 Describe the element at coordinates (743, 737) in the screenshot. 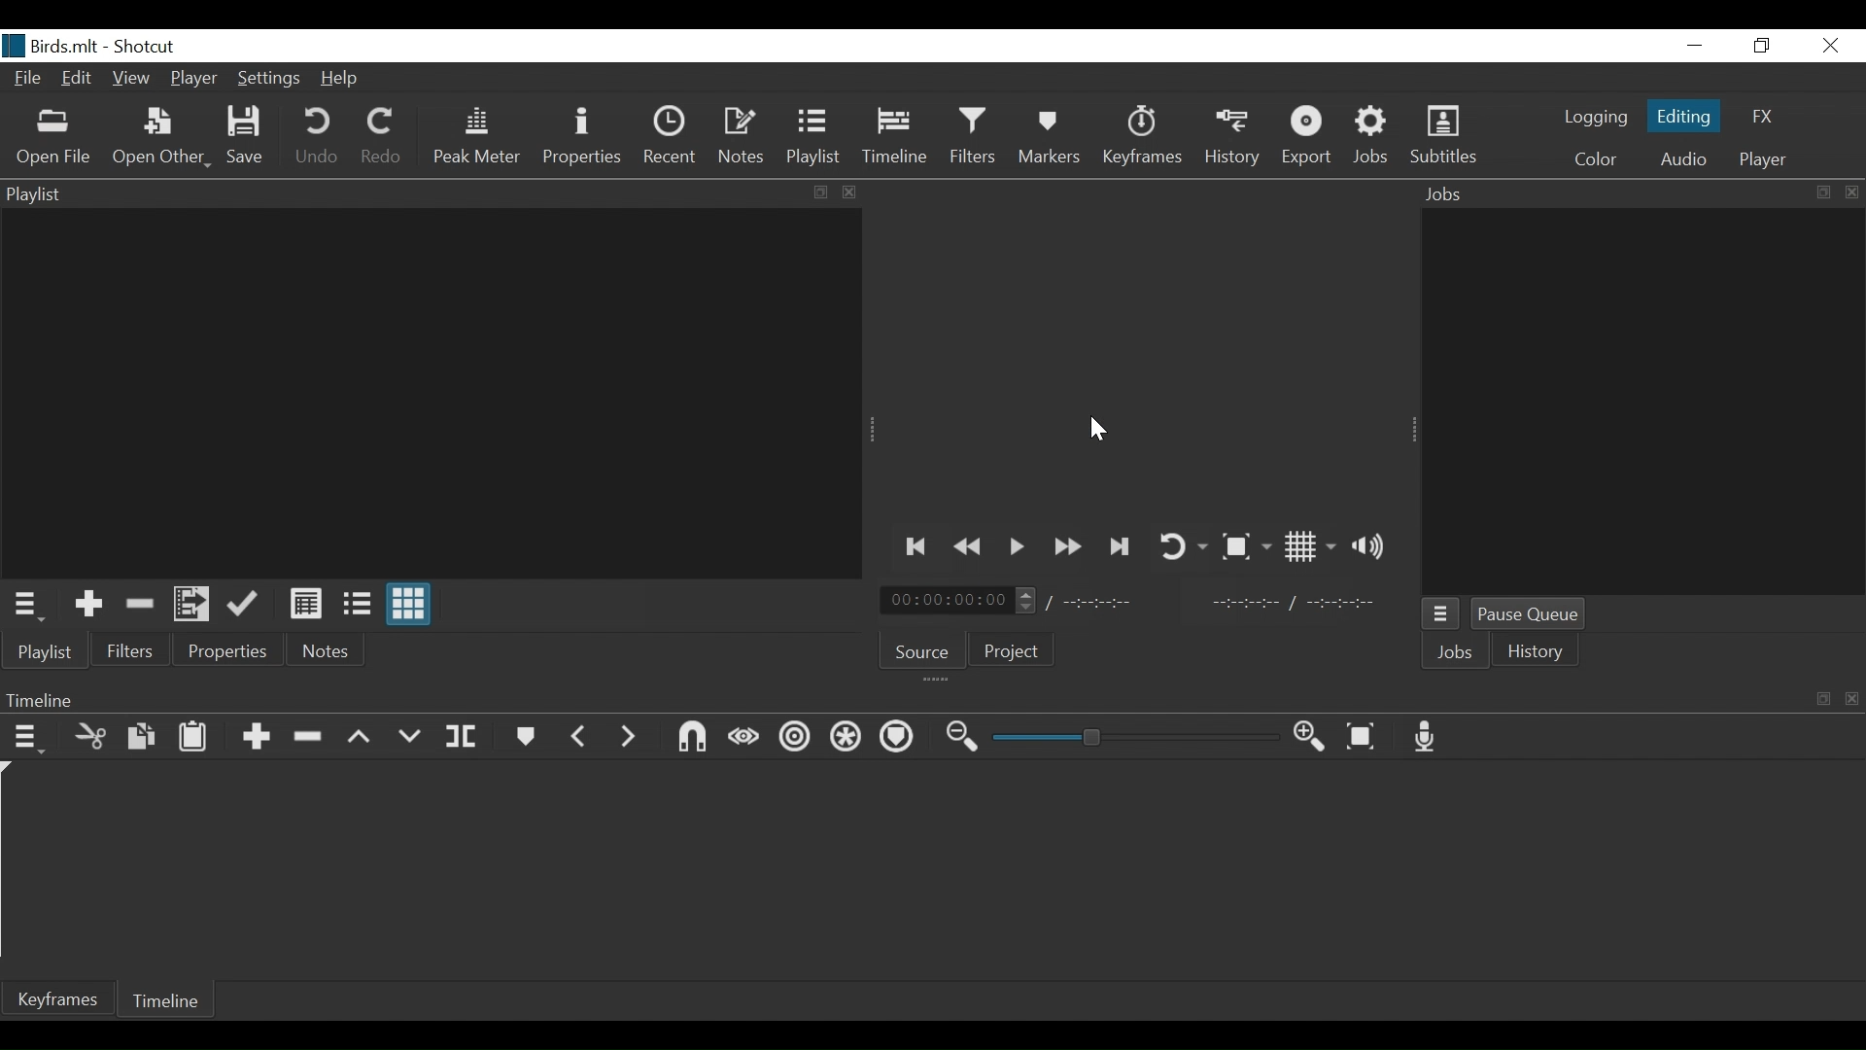

I see `Scrub wile dragging` at that location.